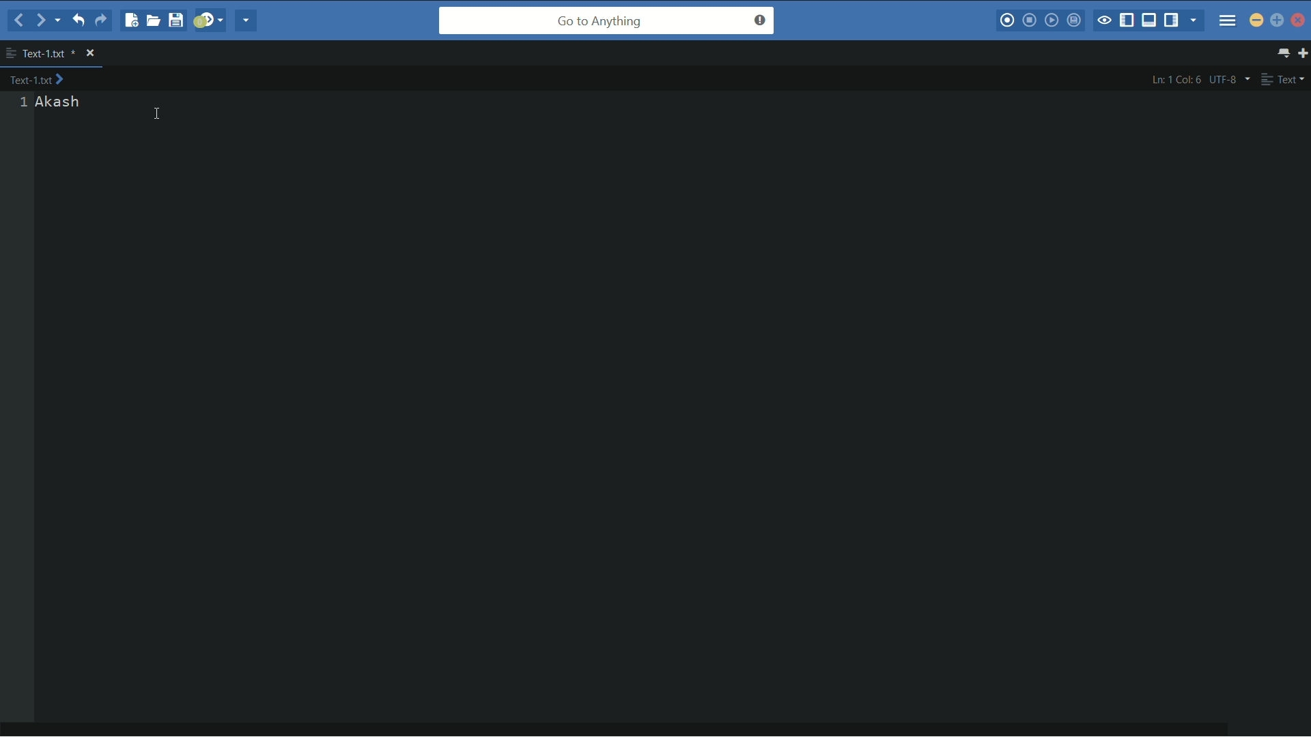 The image size is (1311, 737). Describe the element at coordinates (1174, 79) in the screenshot. I see `Line 1 Column 6` at that location.